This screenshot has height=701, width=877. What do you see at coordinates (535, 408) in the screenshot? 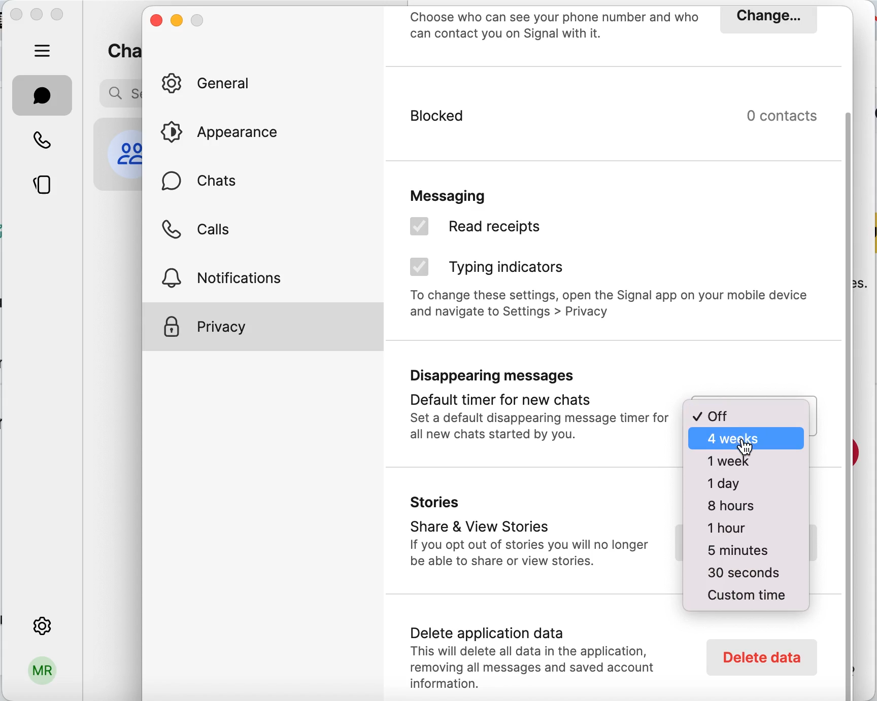
I see `diappearing messages` at bounding box center [535, 408].